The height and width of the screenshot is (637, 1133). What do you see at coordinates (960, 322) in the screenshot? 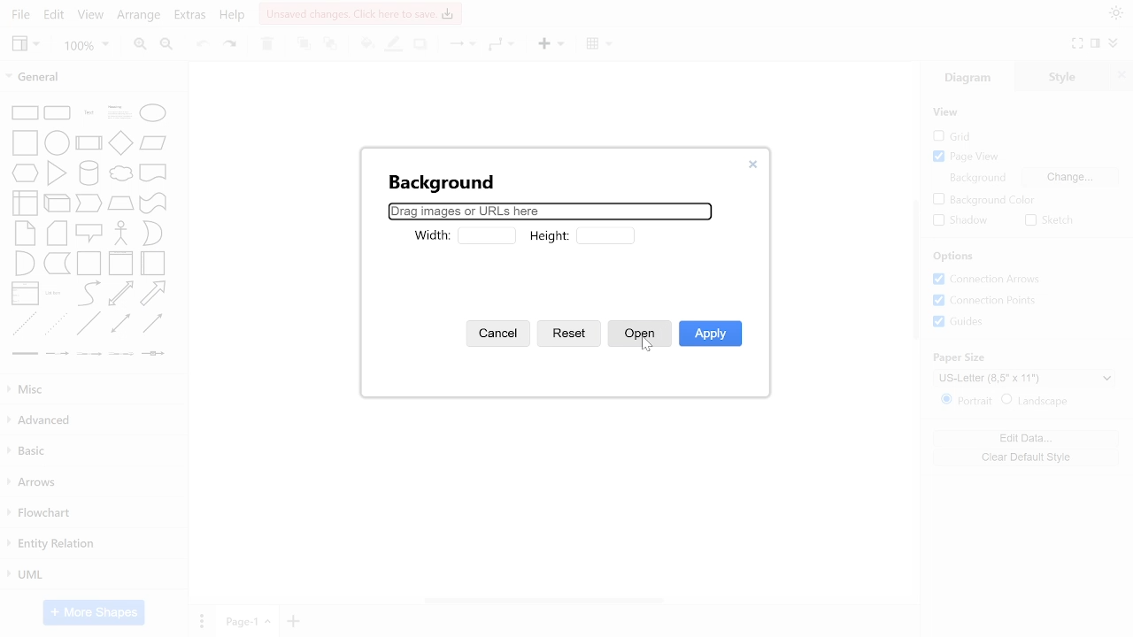
I see `guides` at bounding box center [960, 322].